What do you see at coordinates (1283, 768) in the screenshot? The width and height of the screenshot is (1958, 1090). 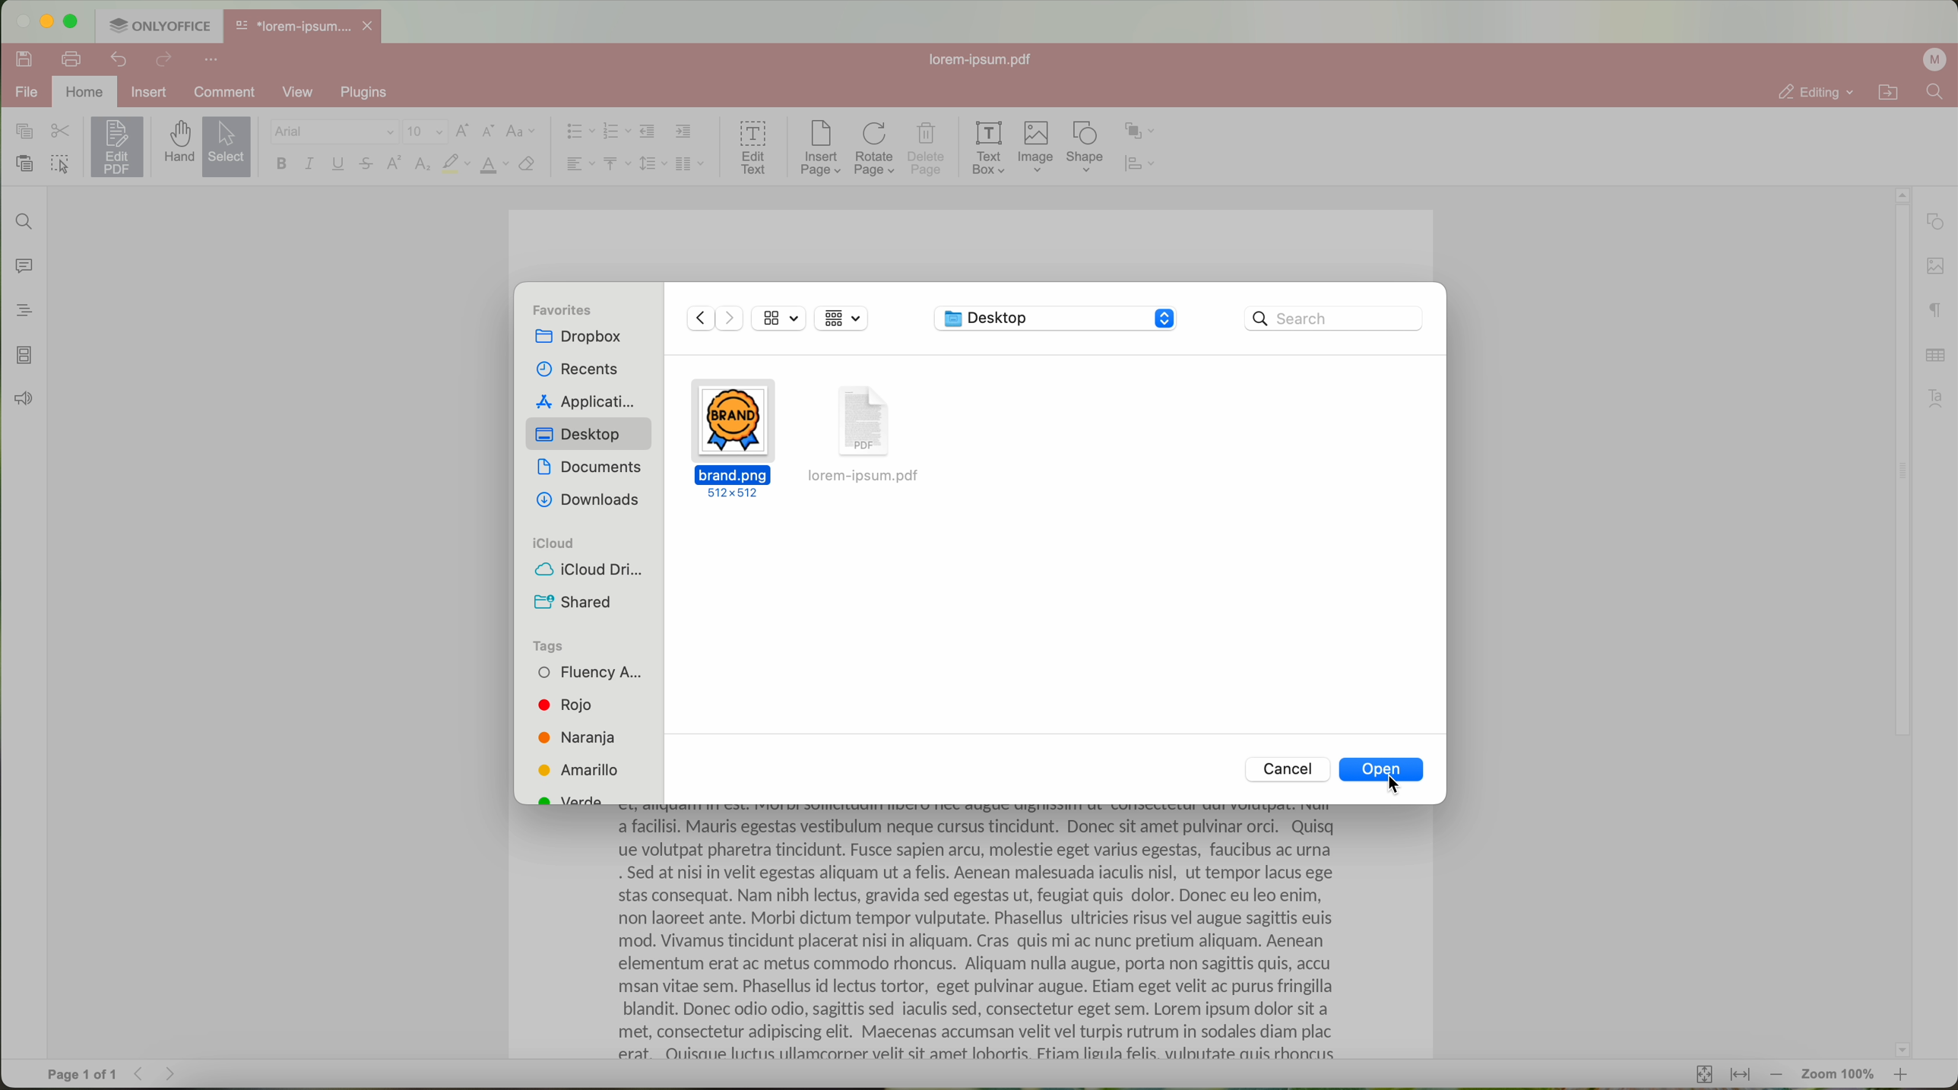 I see `Cancel` at bounding box center [1283, 768].